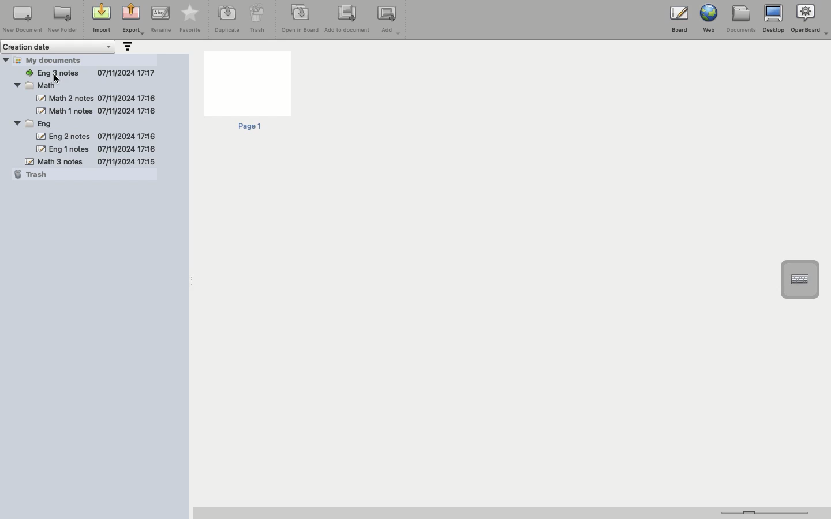  I want to click on Ad, so click(390, 20).